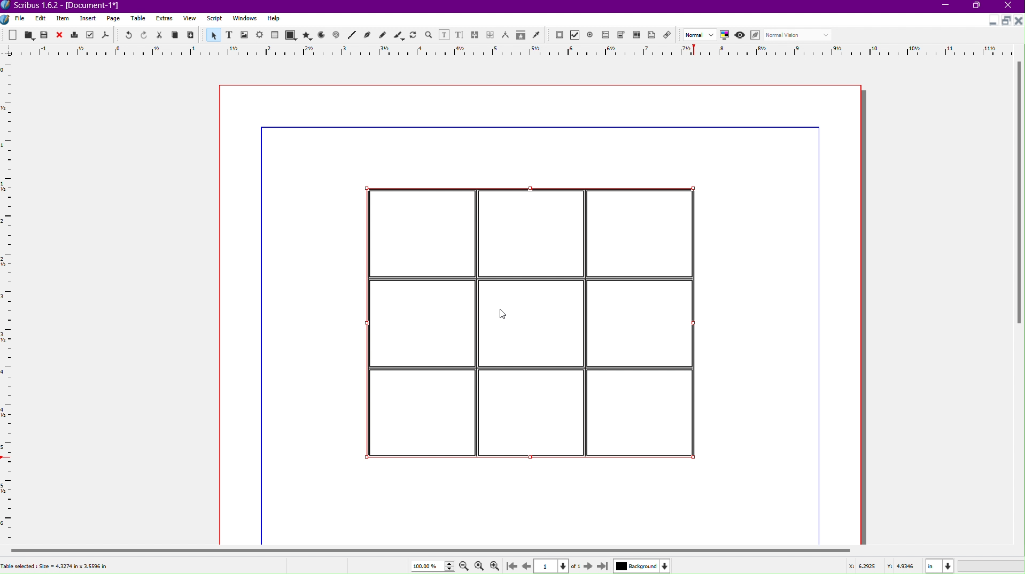  What do you see at coordinates (507, 35) in the screenshot?
I see `Measurements` at bounding box center [507, 35].